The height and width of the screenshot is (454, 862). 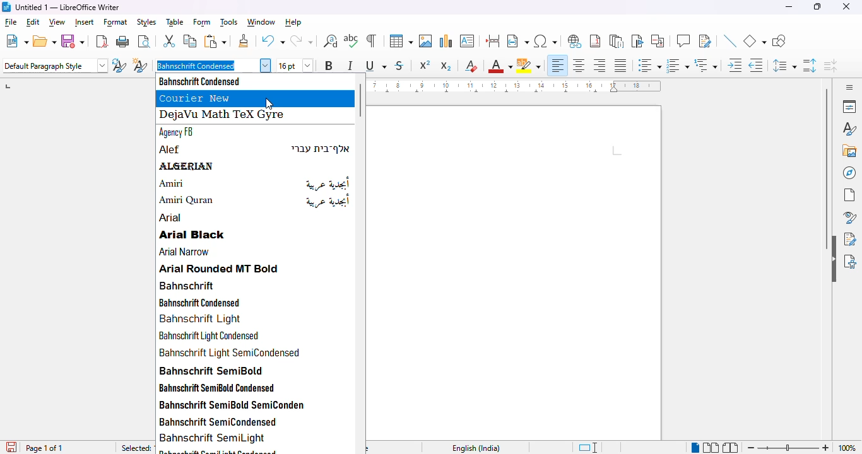 What do you see at coordinates (847, 448) in the screenshot?
I see `zoom factor` at bounding box center [847, 448].